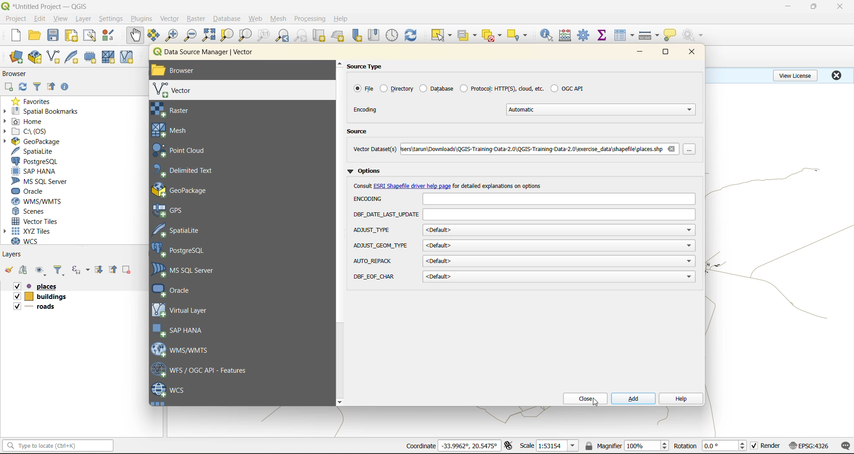 The height and width of the screenshot is (454, 854). I want to click on close, so click(841, 7).